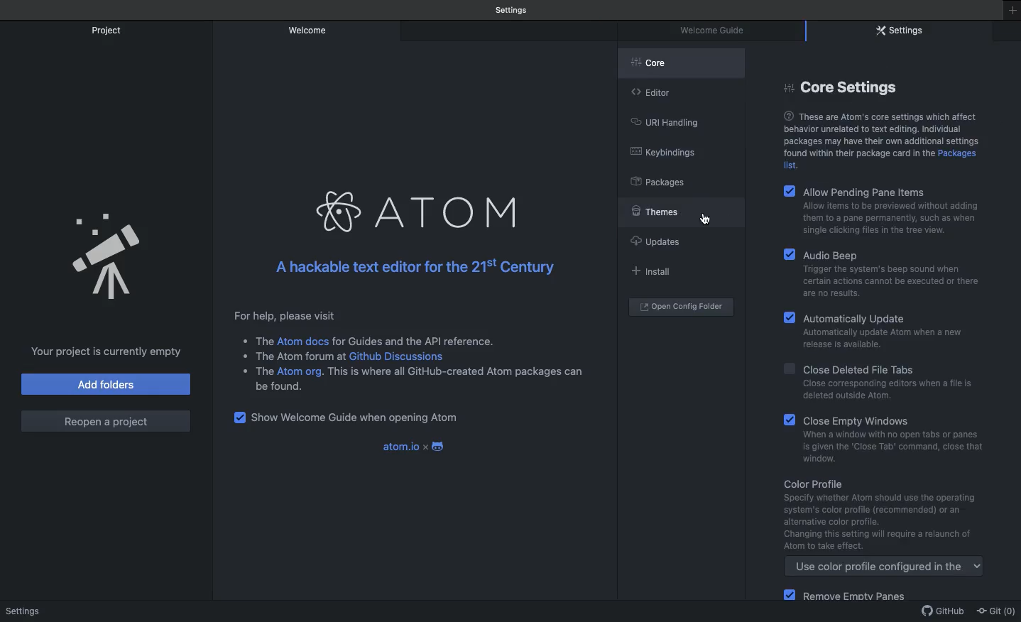  Describe the element at coordinates (888, 281) in the screenshot. I see `trigger the system beep sound when certain actions cannot be executed or thereare no results.` at that location.